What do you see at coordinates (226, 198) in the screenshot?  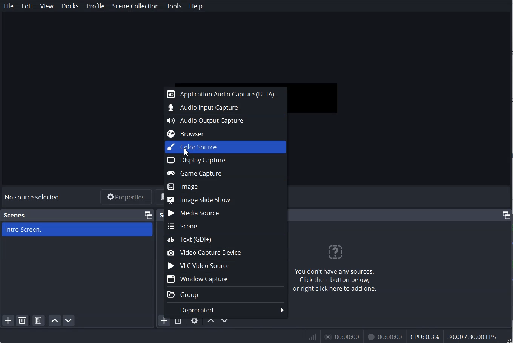 I see `Image Slide Show` at bounding box center [226, 198].